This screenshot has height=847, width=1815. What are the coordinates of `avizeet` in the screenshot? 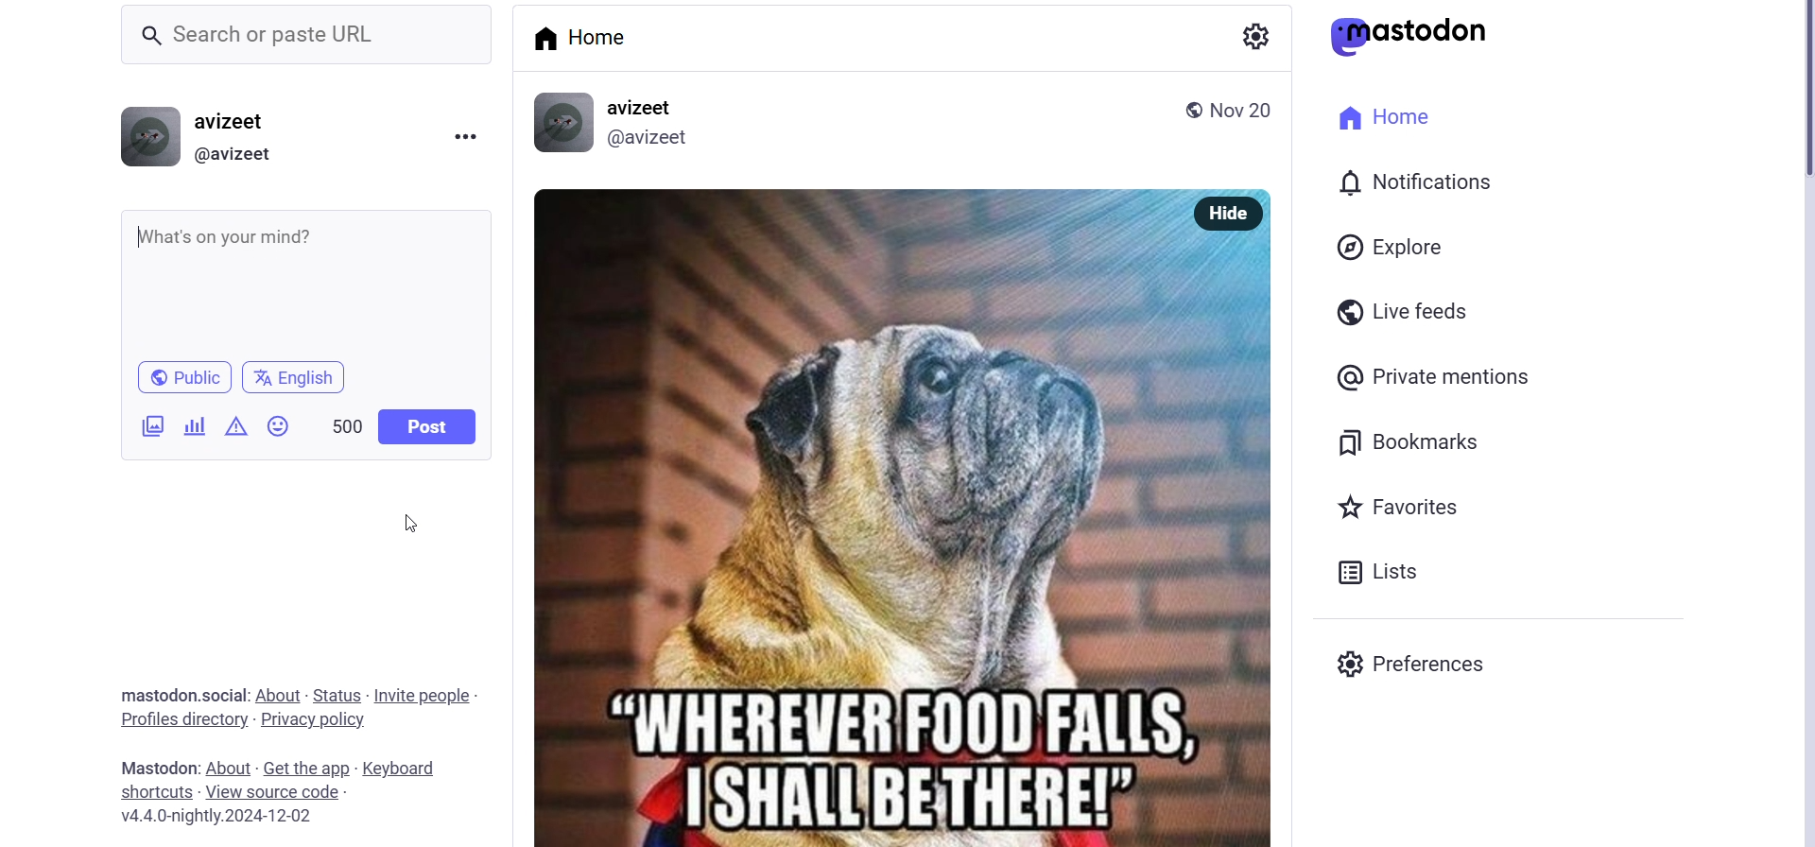 It's located at (641, 109).